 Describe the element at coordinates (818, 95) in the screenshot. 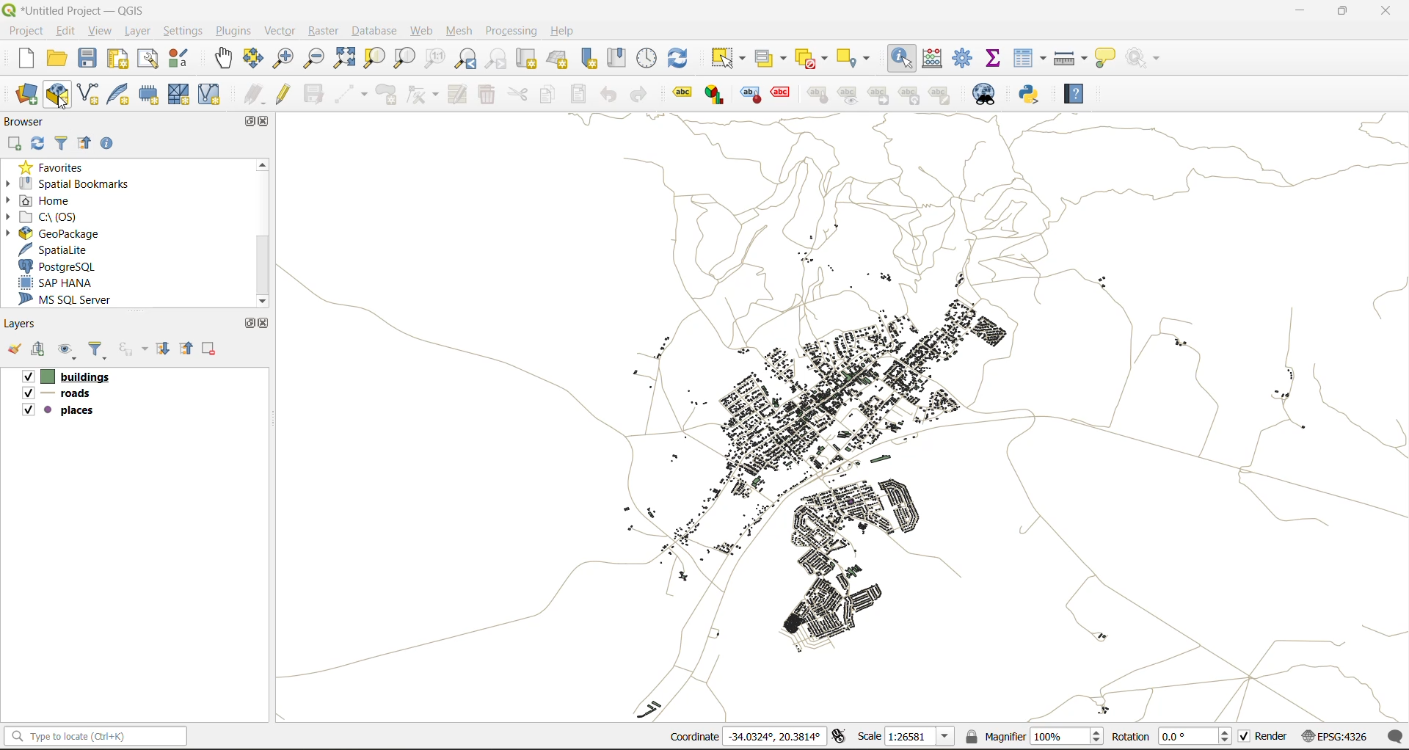

I see `style` at that location.